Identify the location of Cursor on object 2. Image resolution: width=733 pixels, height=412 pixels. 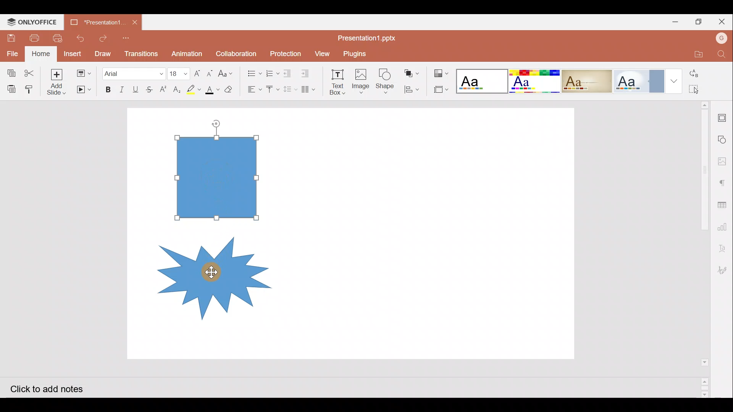
(207, 272).